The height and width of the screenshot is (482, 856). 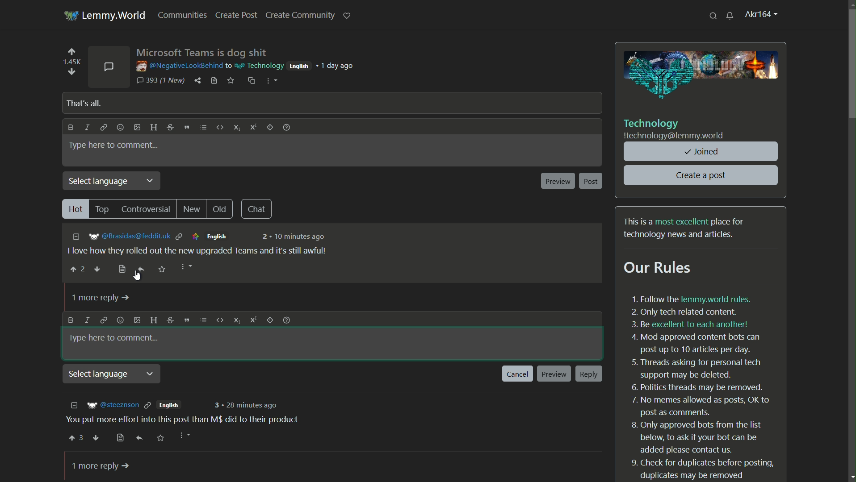 I want to click on more options, so click(x=270, y=81).